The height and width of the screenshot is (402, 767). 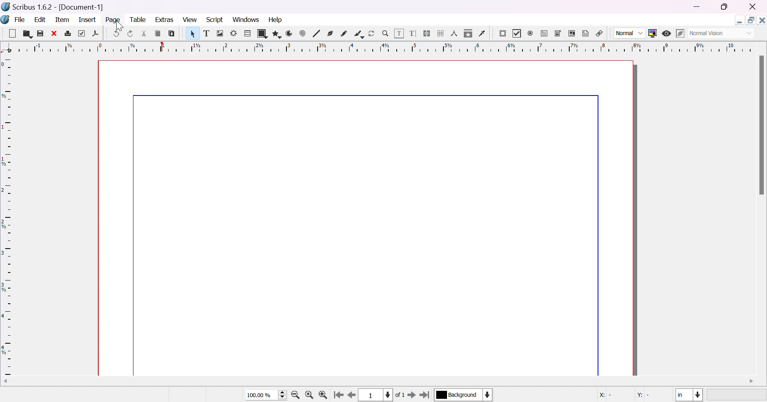 I want to click on select current unit, so click(x=690, y=395).